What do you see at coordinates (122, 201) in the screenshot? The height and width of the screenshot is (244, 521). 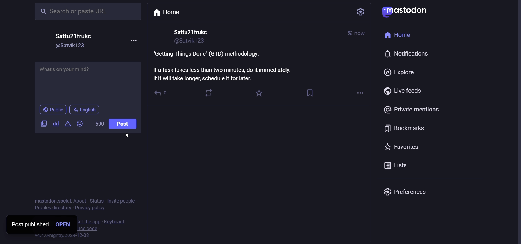 I see `invite people` at bounding box center [122, 201].